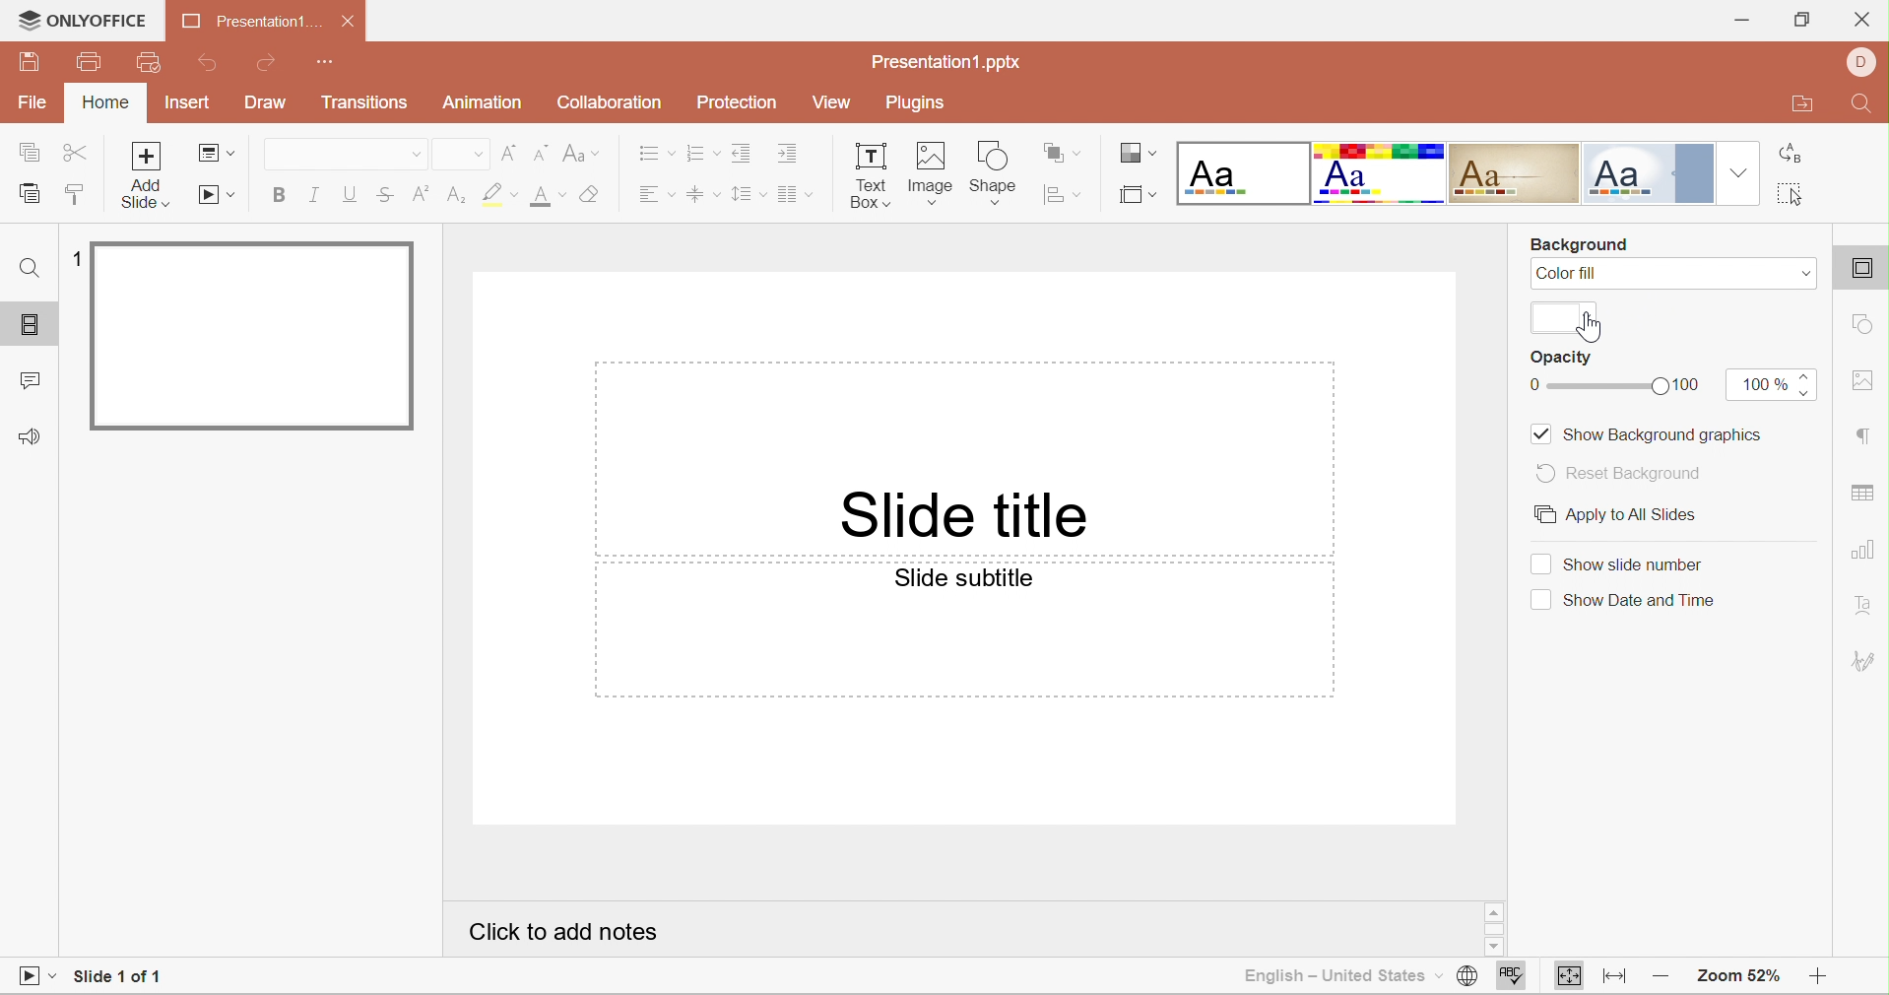 The height and width of the screenshot is (995, 1889). What do you see at coordinates (1801, 22) in the screenshot?
I see `Restore Down` at bounding box center [1801, 22].